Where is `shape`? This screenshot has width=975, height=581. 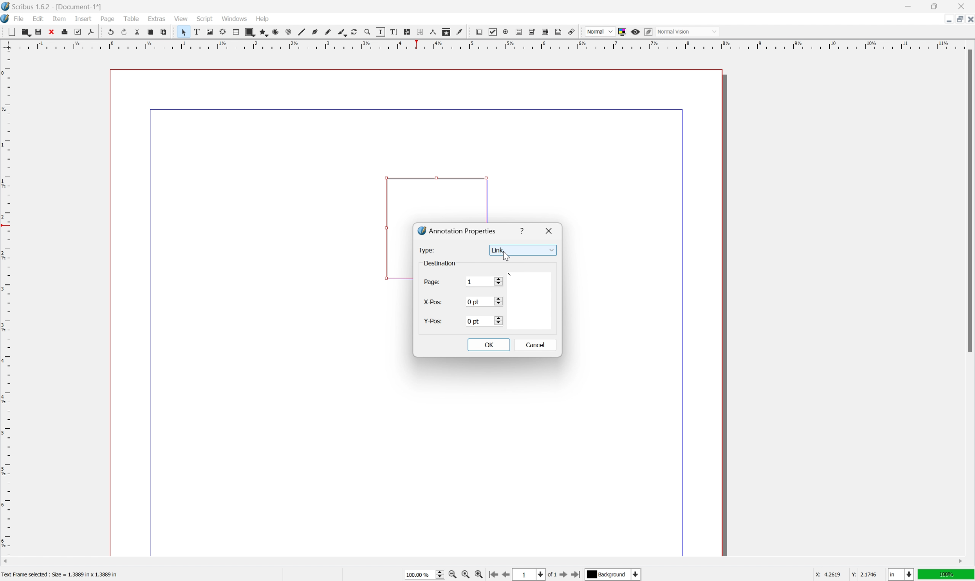
shape is located at coordinates (250, 32).